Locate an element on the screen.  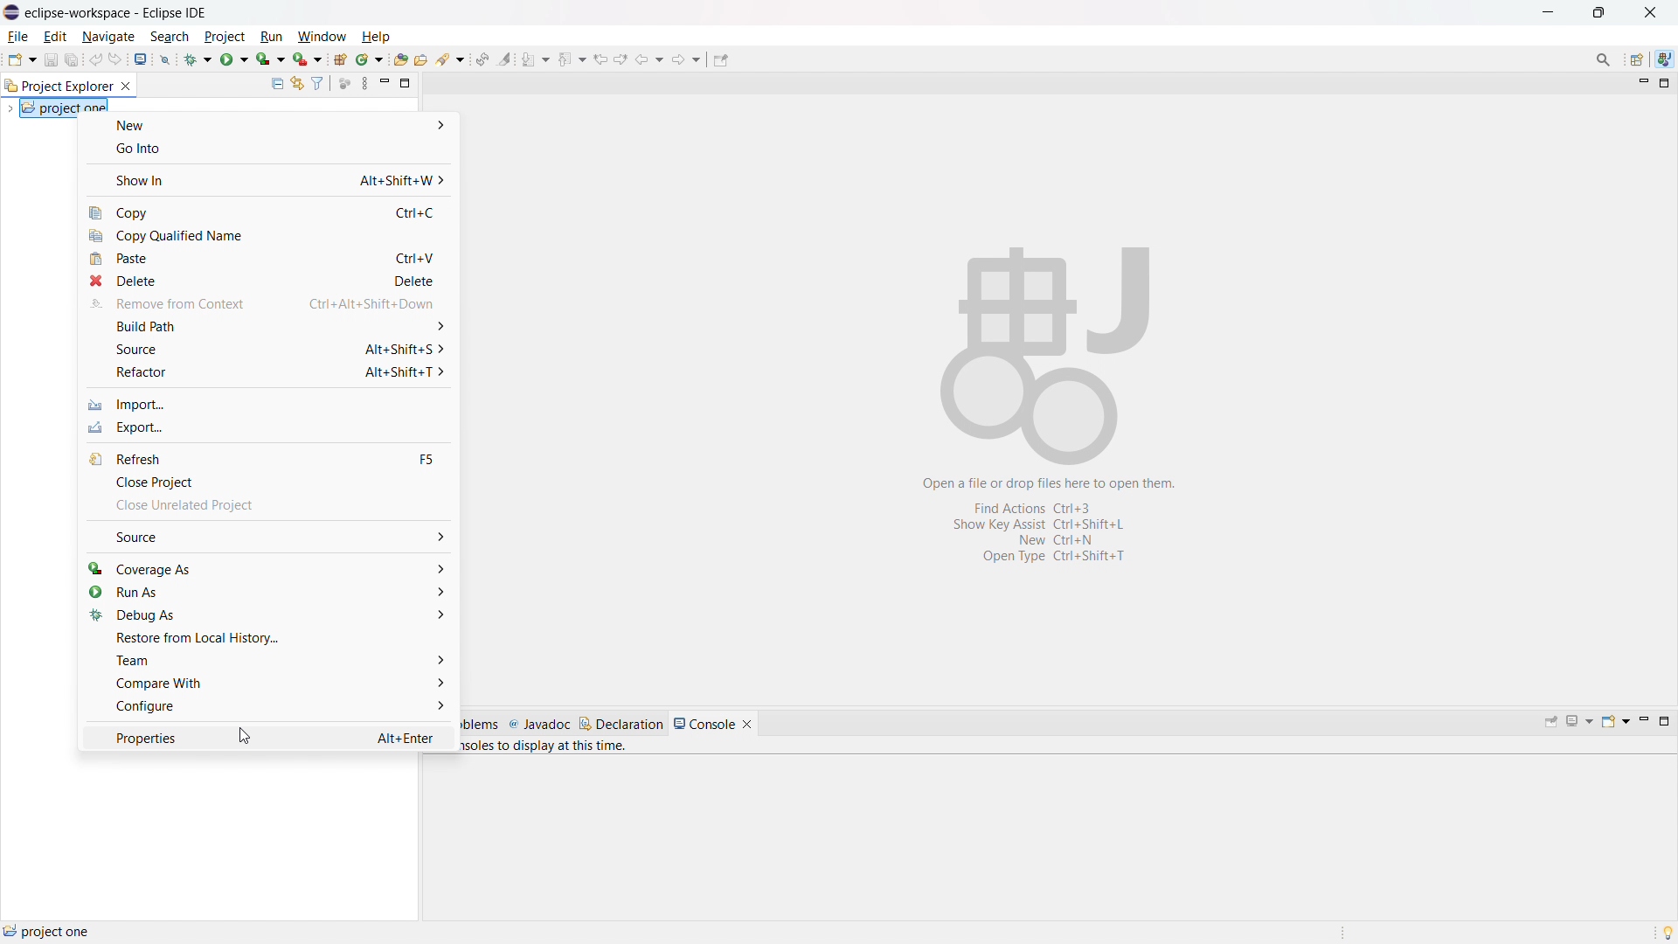
view next location is located at coordinates (621, 57).